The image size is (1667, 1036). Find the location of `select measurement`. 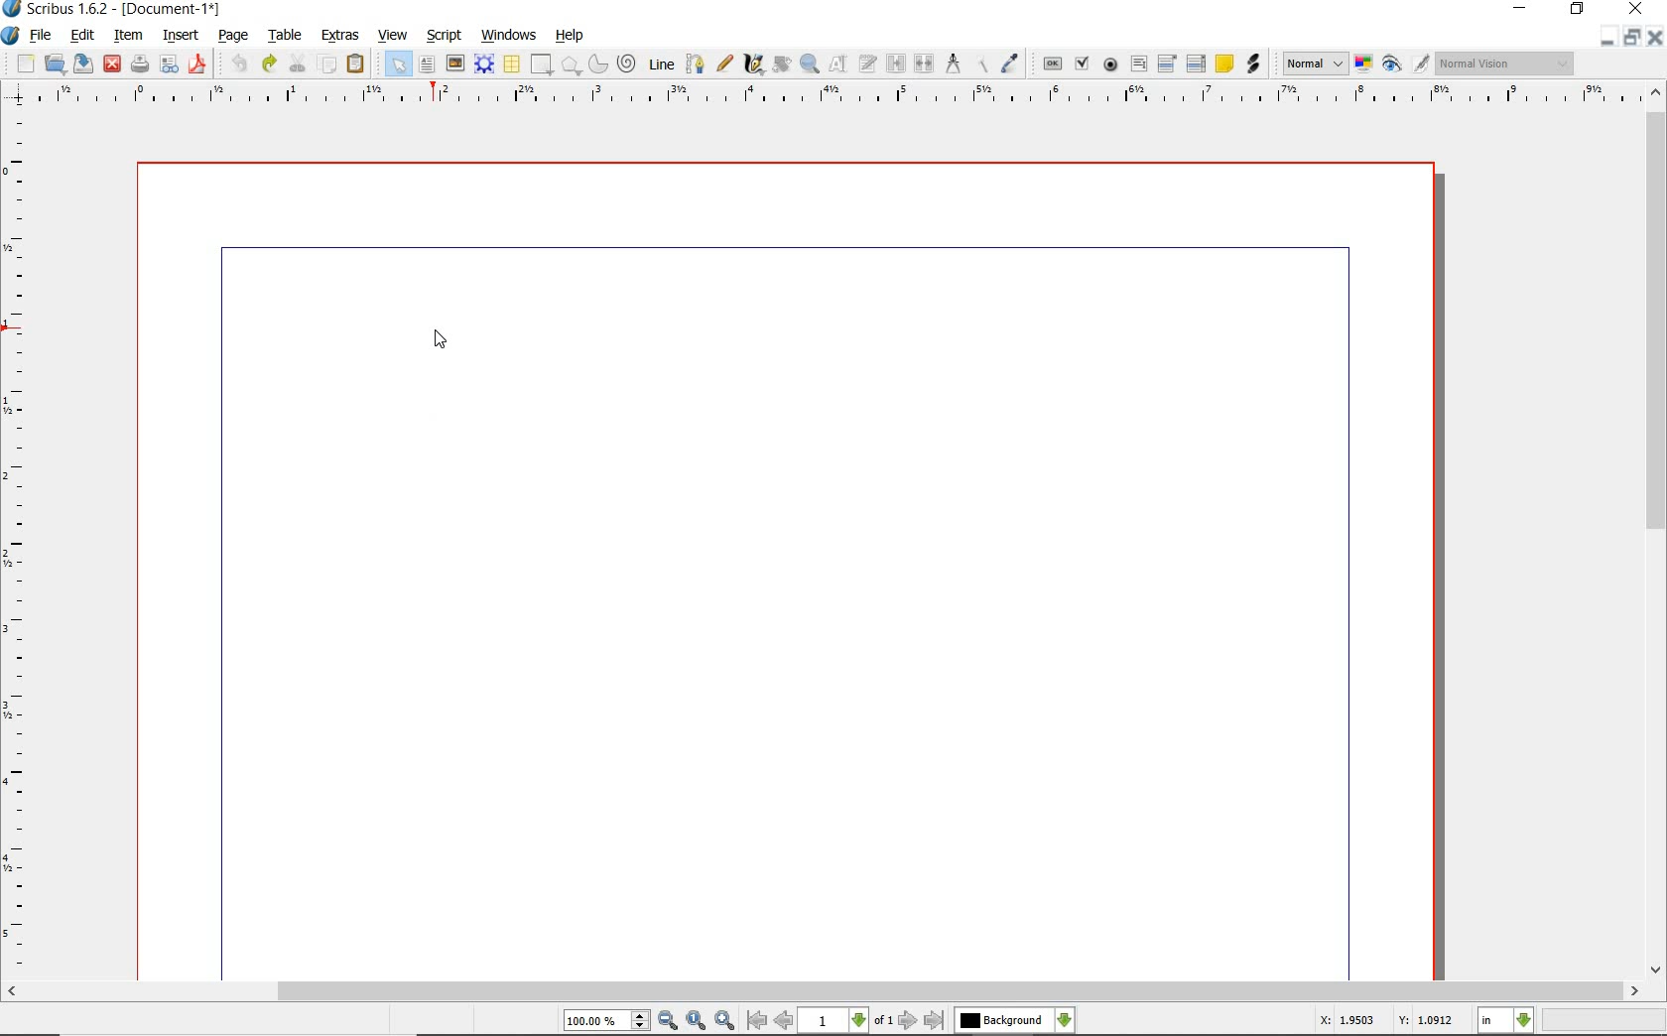

select measurement is located at coordinates (1506, 1020).